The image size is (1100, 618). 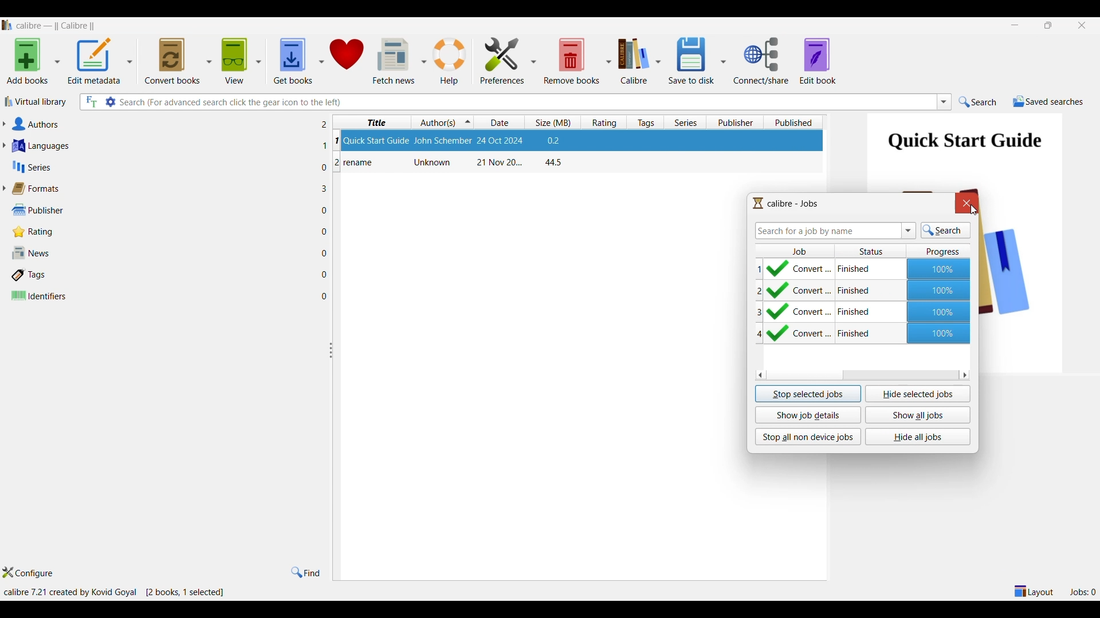 I want to click on Search all files, so click(x=91, y=102).